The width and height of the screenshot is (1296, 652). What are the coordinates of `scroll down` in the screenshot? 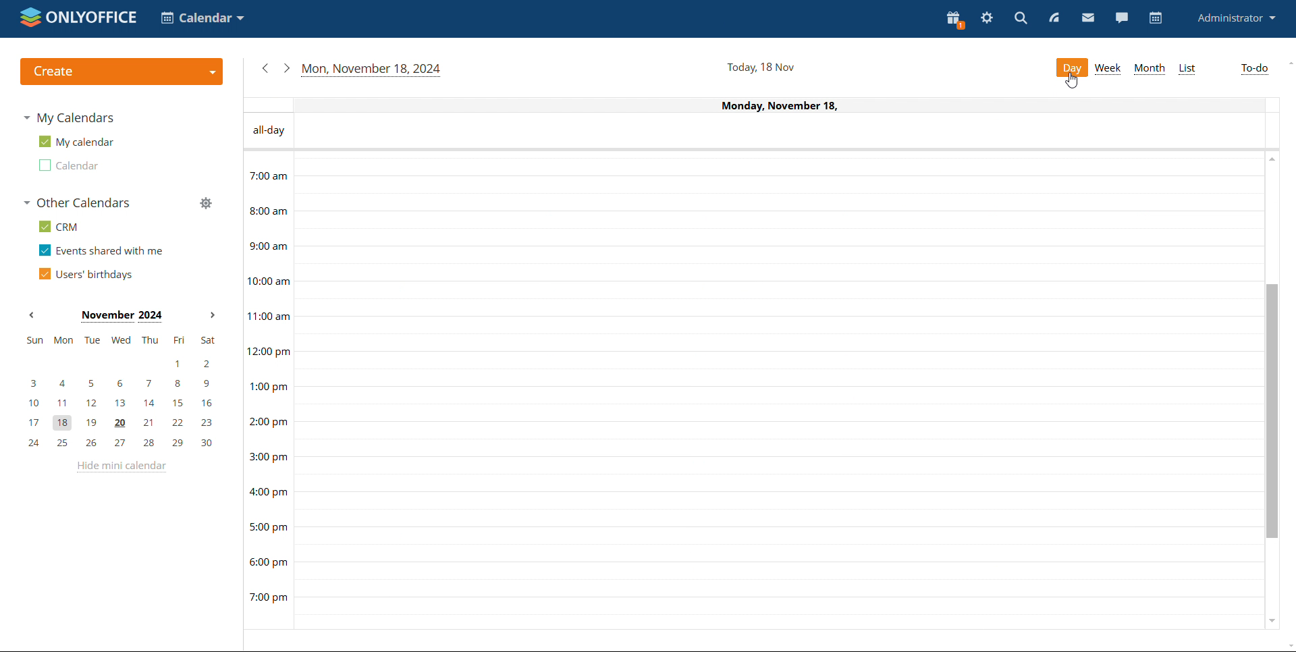 It's located at (1271, 622).